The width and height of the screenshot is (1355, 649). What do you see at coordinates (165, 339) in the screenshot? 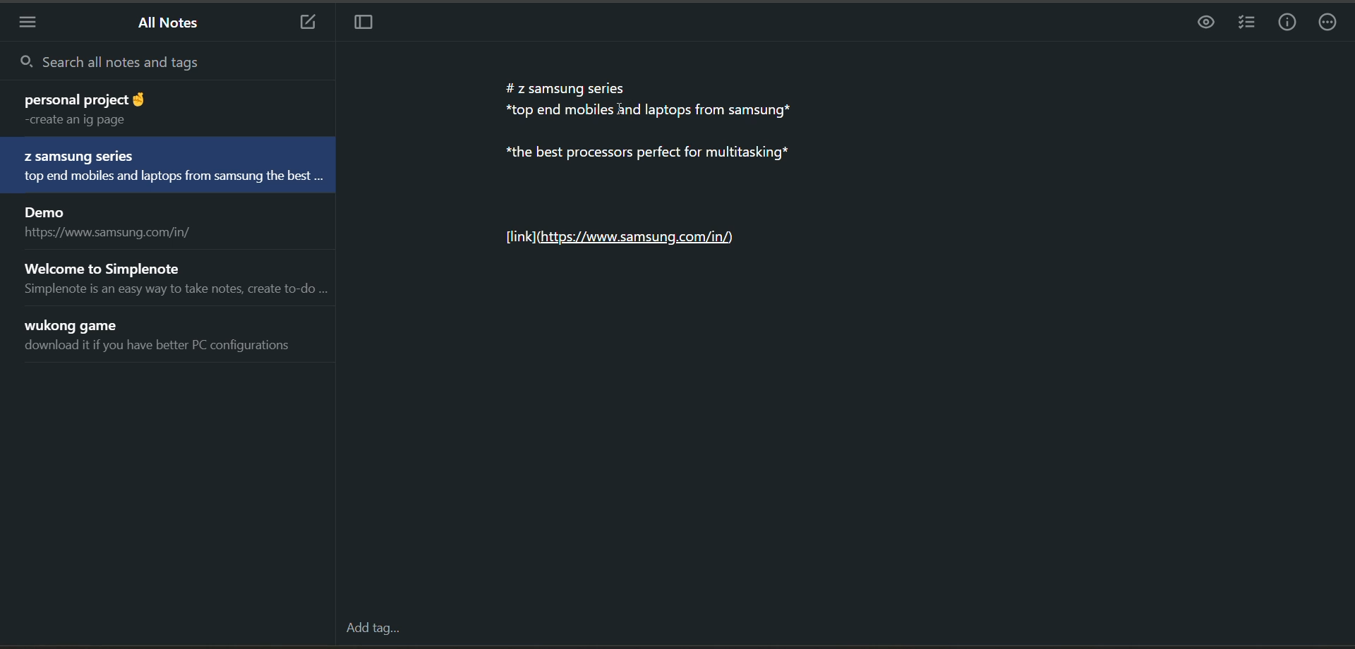
I see `note title and preview` at bounding box center [165, 339].